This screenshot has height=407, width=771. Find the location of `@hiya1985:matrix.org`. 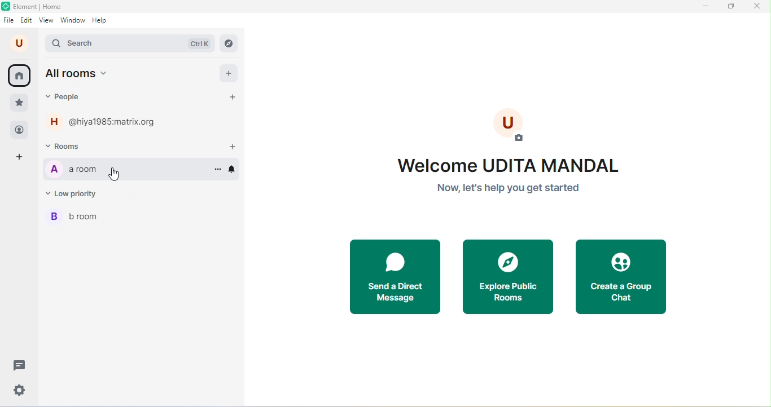

@hiya1985:matrix.org is located at coordinates (106, 121).